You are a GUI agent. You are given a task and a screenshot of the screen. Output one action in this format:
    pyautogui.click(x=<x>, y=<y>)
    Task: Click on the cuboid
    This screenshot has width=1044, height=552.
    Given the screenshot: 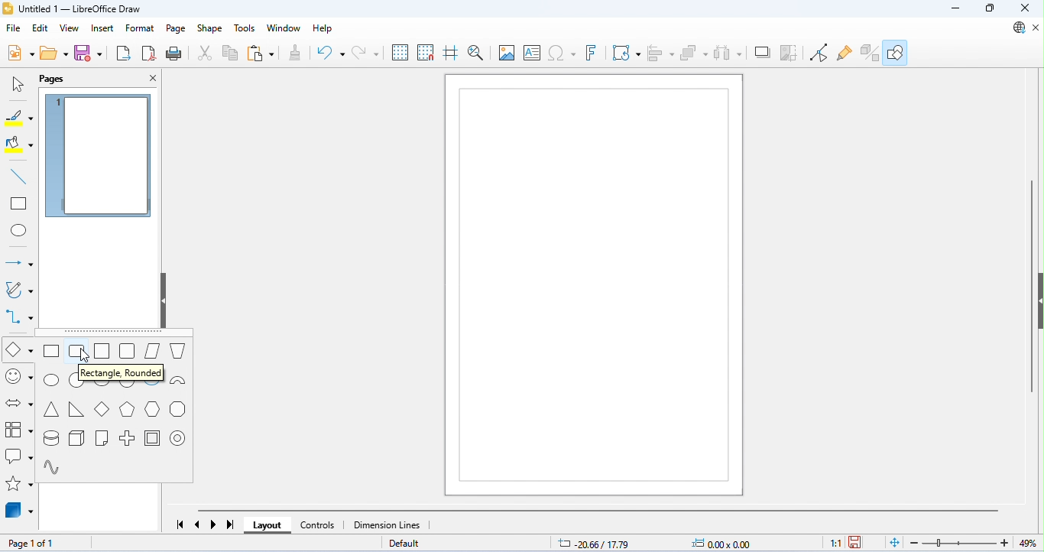 What is the action you would take?
    pyautogui.click(x=76, y=438)
    